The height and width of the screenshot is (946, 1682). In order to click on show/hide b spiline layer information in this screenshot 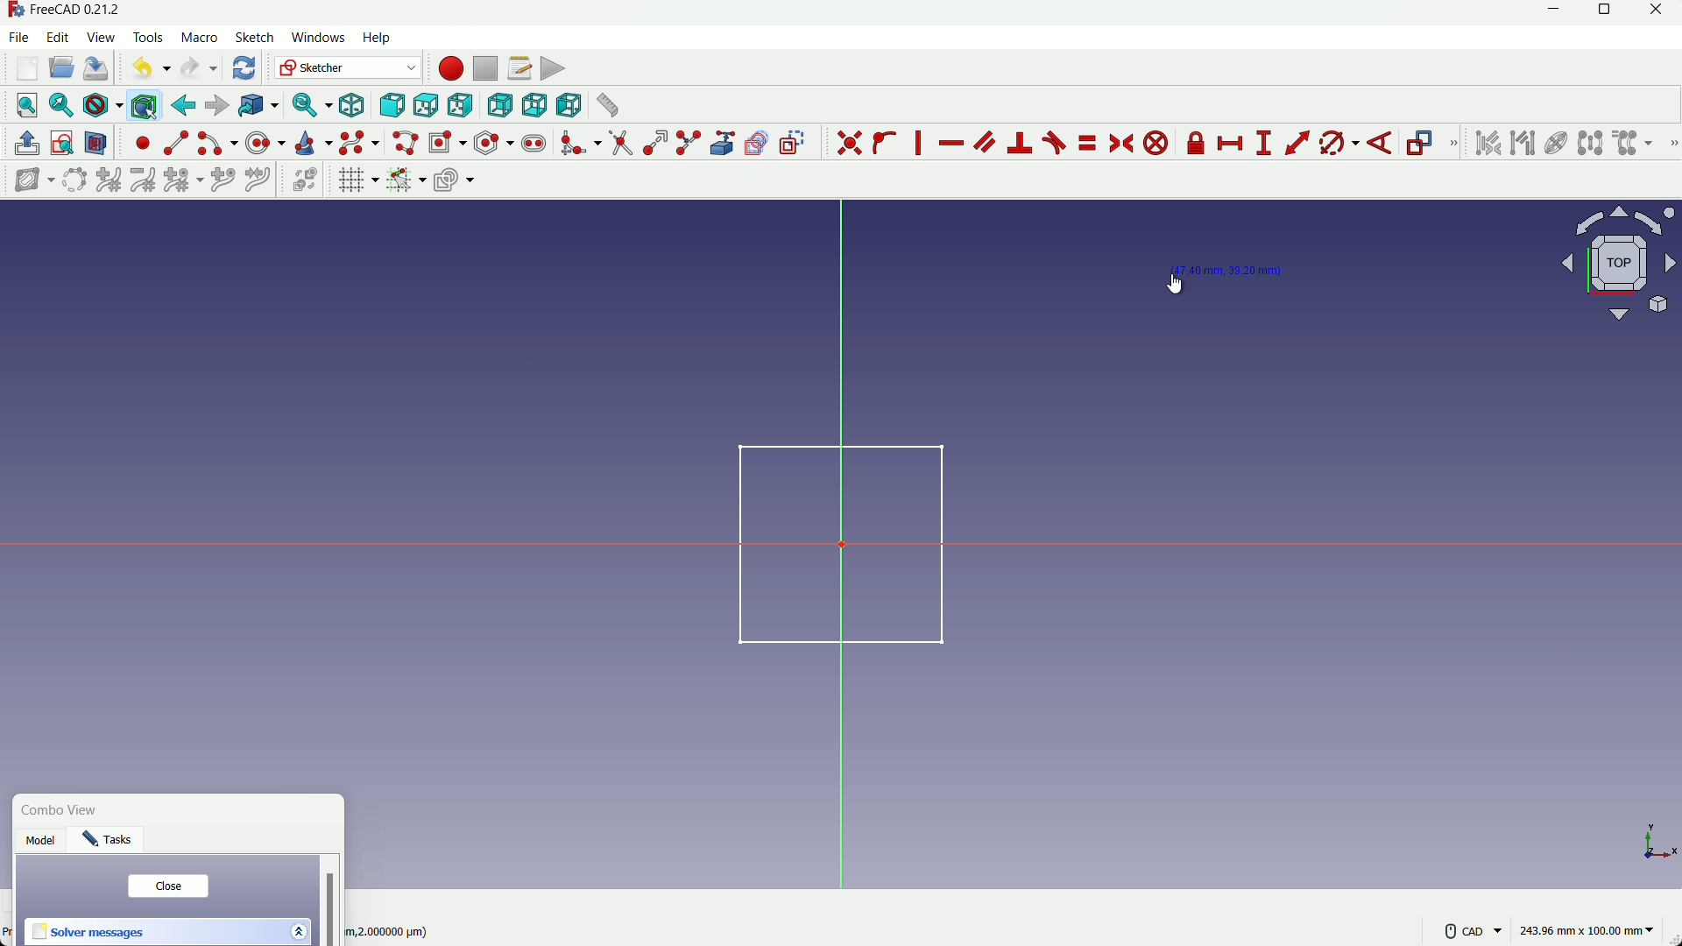, I will do `click(26, 180)`.